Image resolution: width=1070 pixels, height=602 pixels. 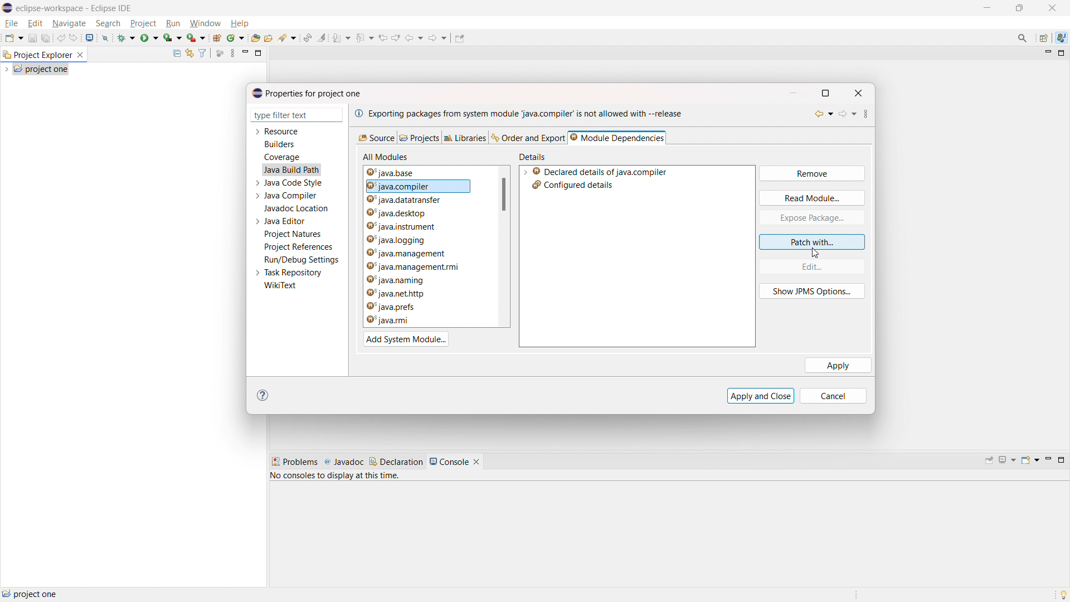 What do you see at coordinates (257, 196) in the screenshot?
I see `expand java compiler` at bounding box center [257, 196].